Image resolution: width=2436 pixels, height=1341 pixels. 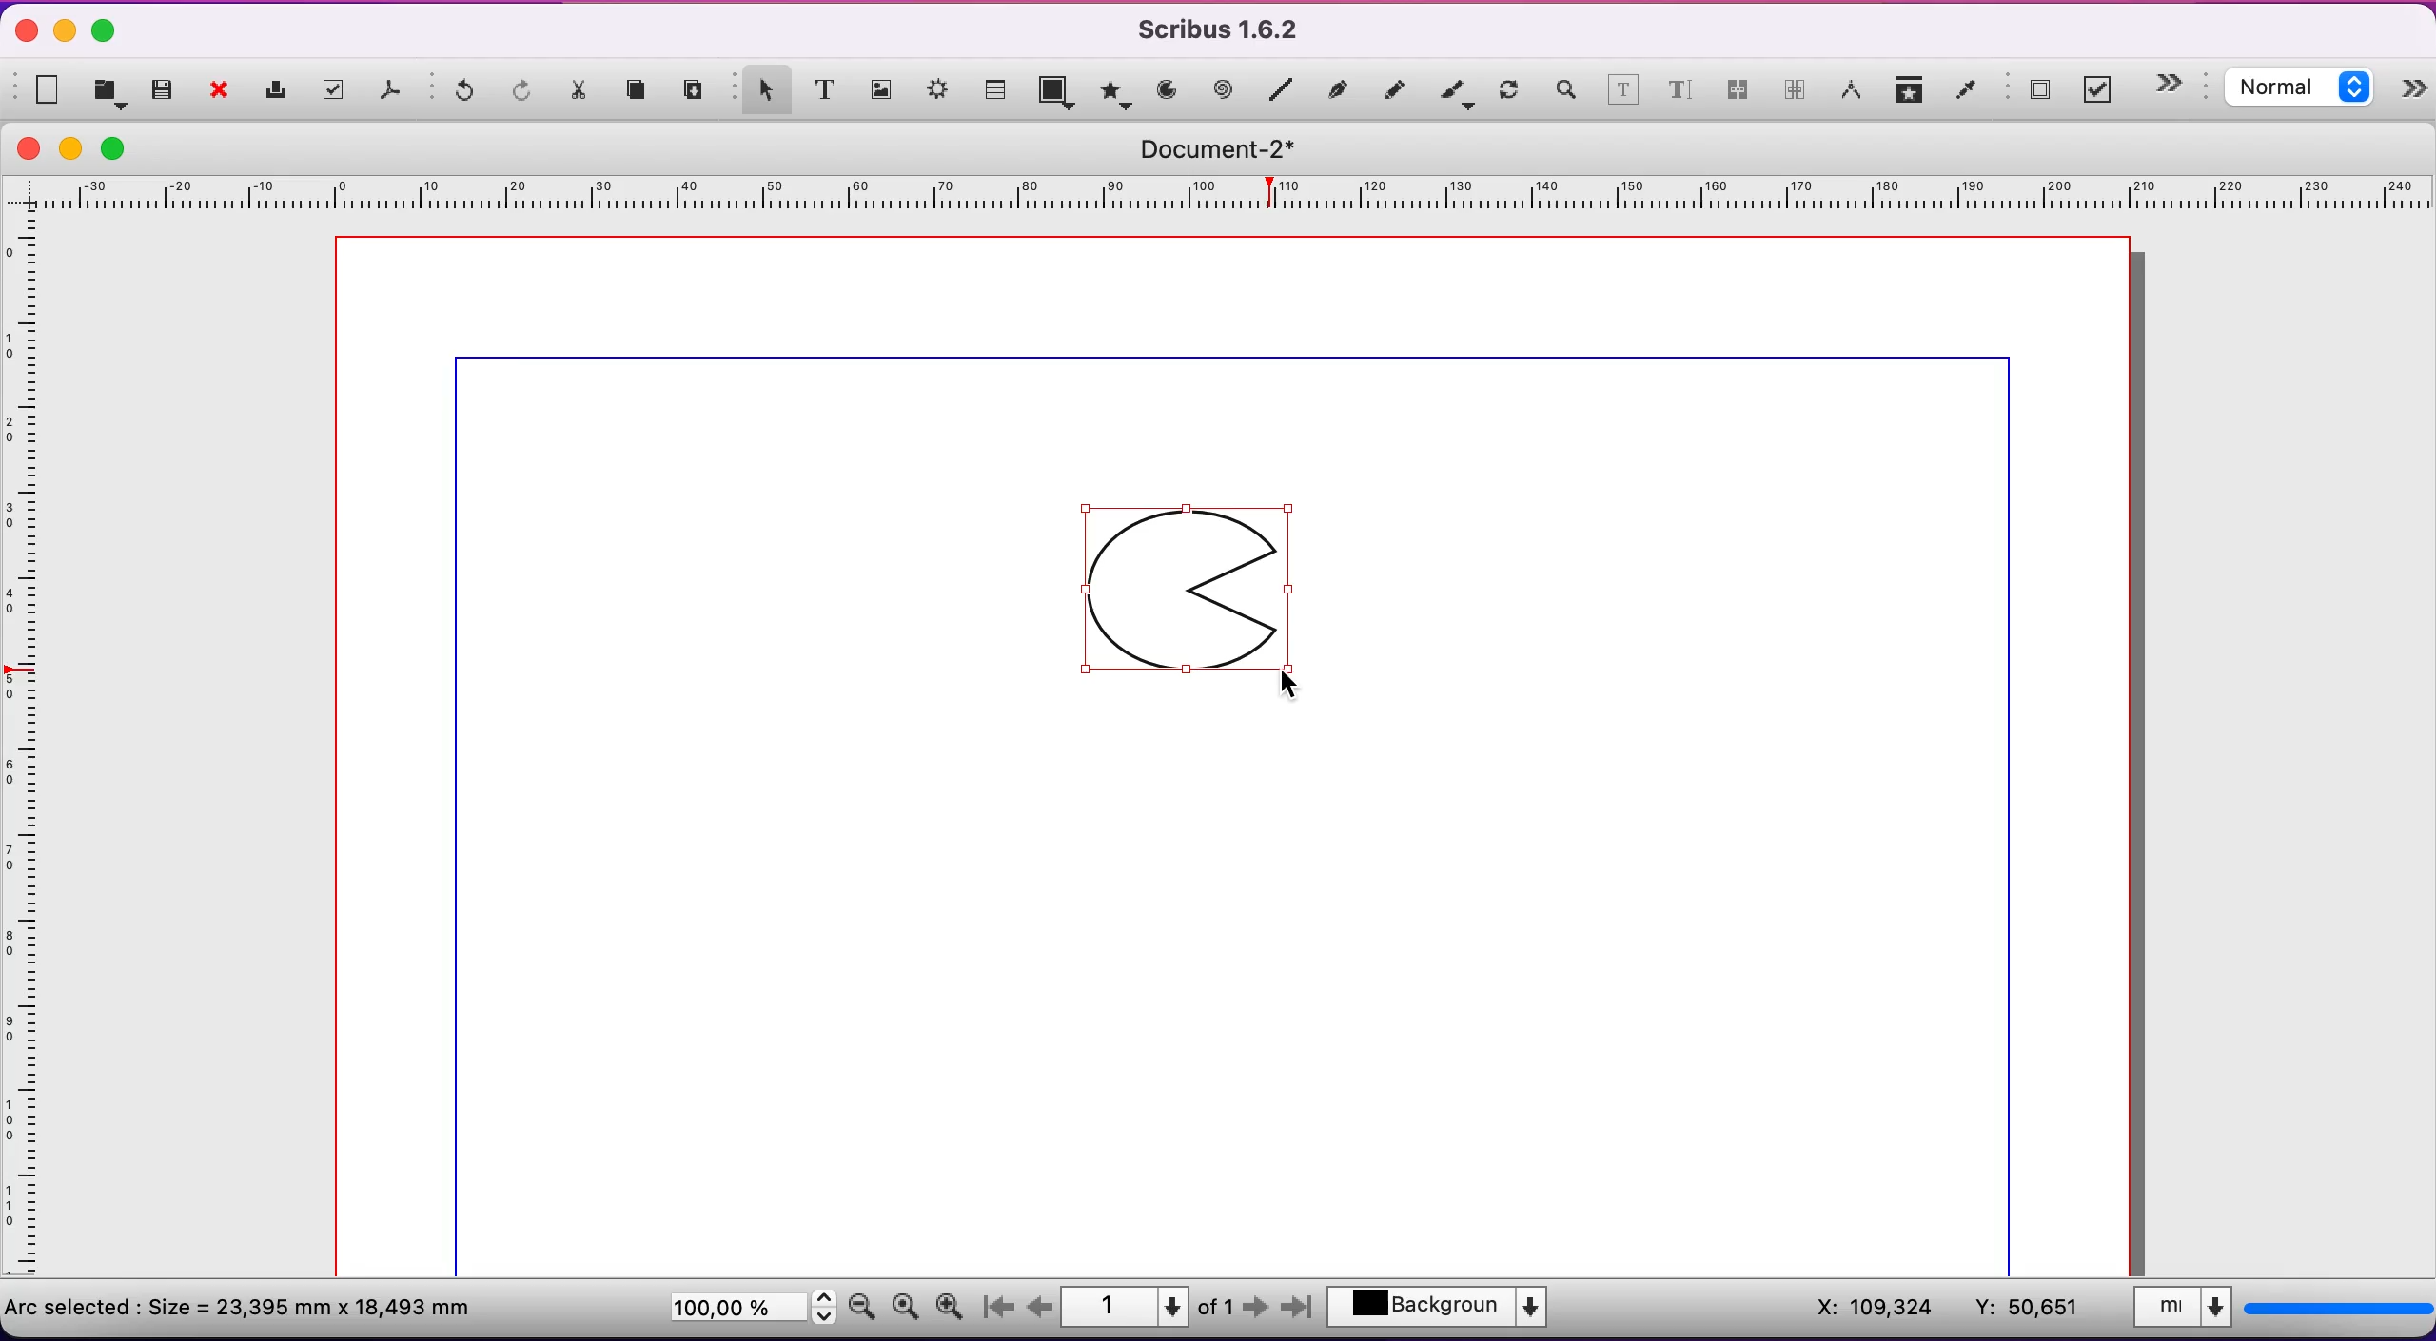 What do you see at coordinates (940, 94) in the screenshot?
I see `render frame` at bounding box center [940, 94].